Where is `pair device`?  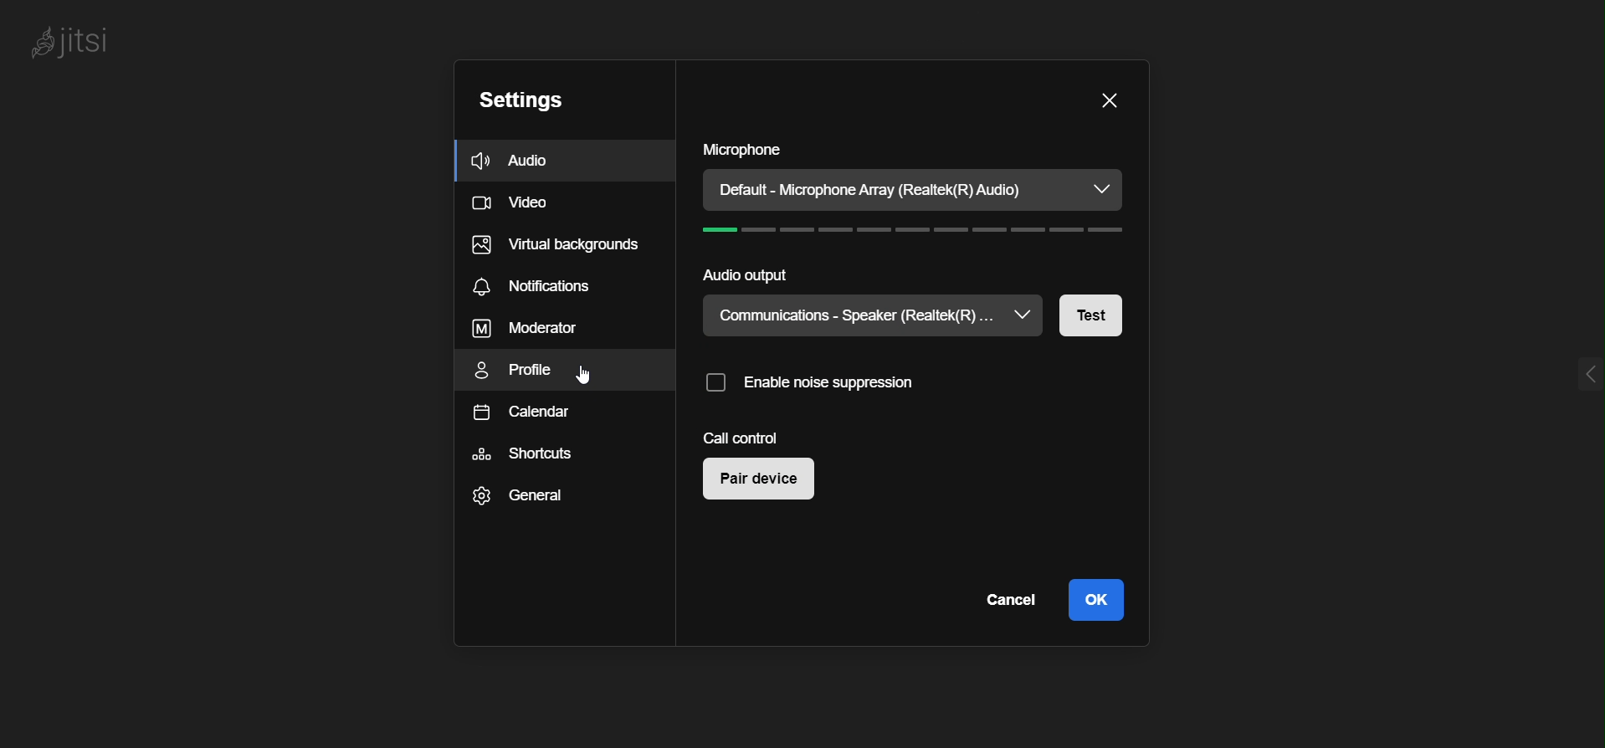 pair device is located at coordinates (763, 481).